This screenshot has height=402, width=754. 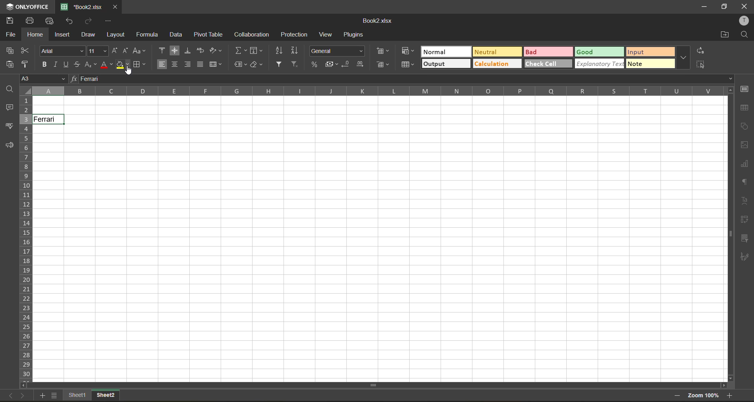 What do you see at coordinates (384, 52) in the screenshot?
I see `conditional formatting` at bounding box center [384, 52].